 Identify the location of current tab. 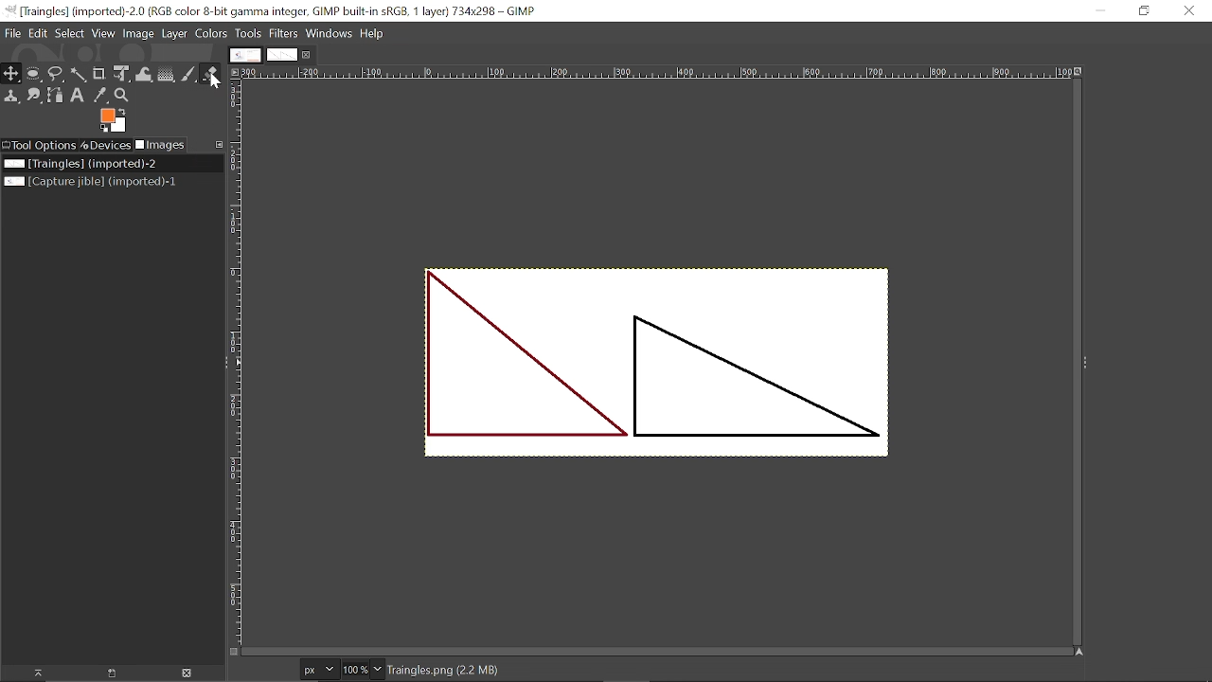
(282, 54).